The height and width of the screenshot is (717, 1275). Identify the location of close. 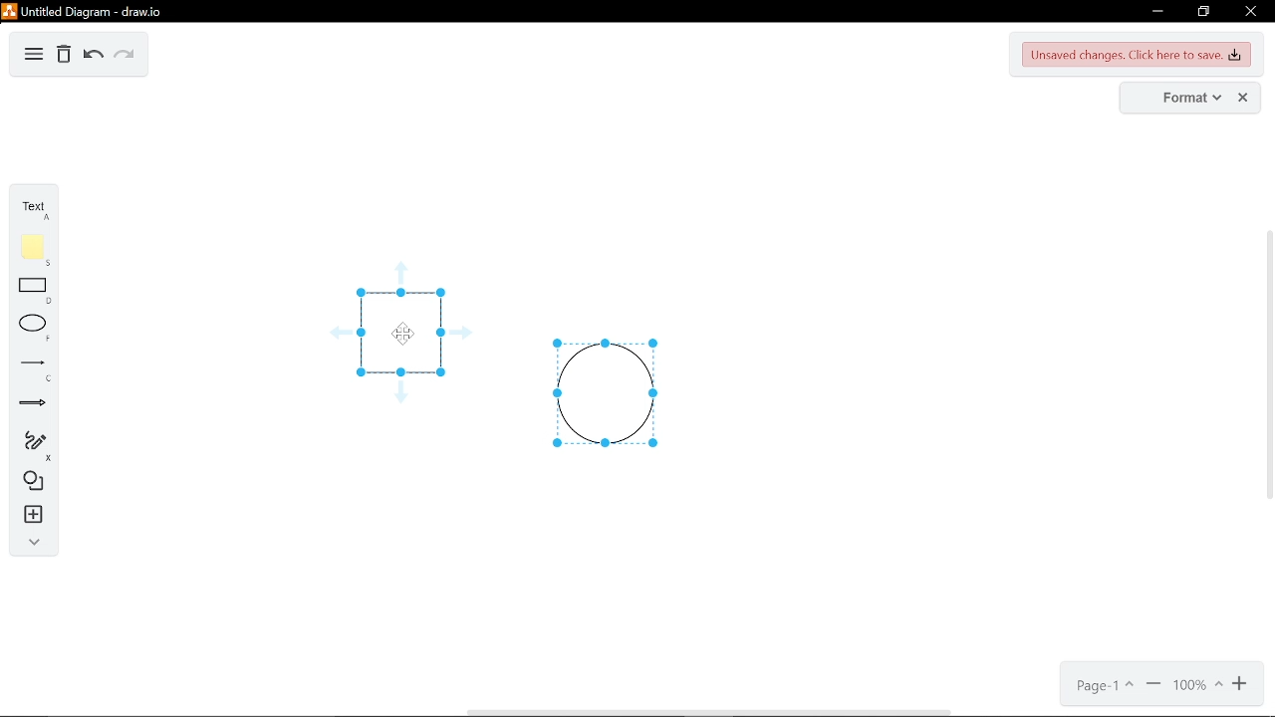
(1252, 13).